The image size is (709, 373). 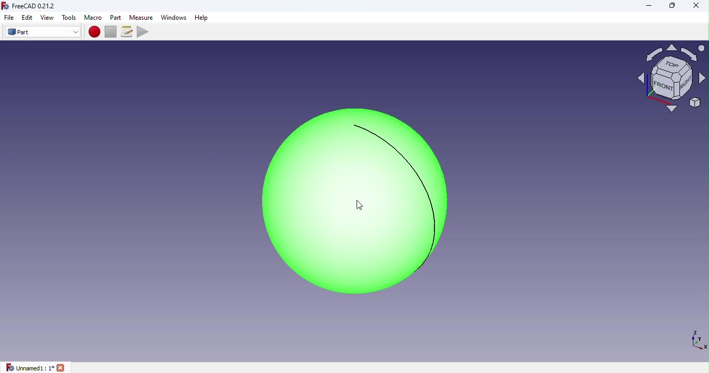 What do you see at coordinates (28, 17) in the screenshot?
I see `Edit` at bounding box center [28, 17].